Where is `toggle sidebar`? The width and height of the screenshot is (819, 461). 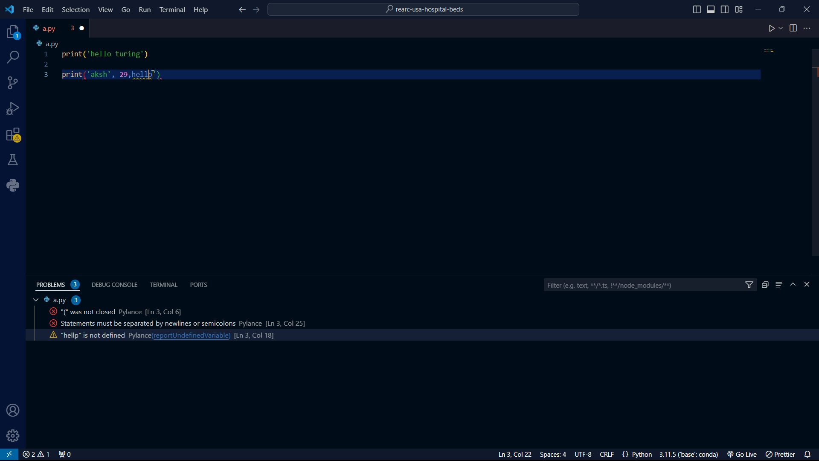
toggle sidebar is located at coordinates (712, 9).